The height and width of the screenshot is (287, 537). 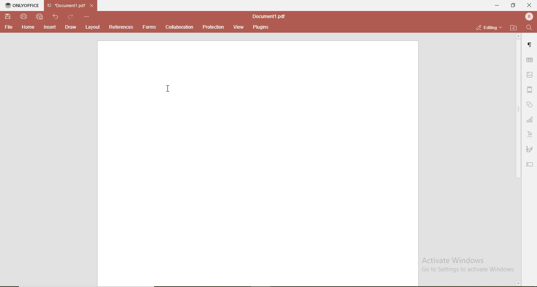 What do you see at coordinates (29, 28) in the screenshot?
I see `home` at bounding box center [29, 28].